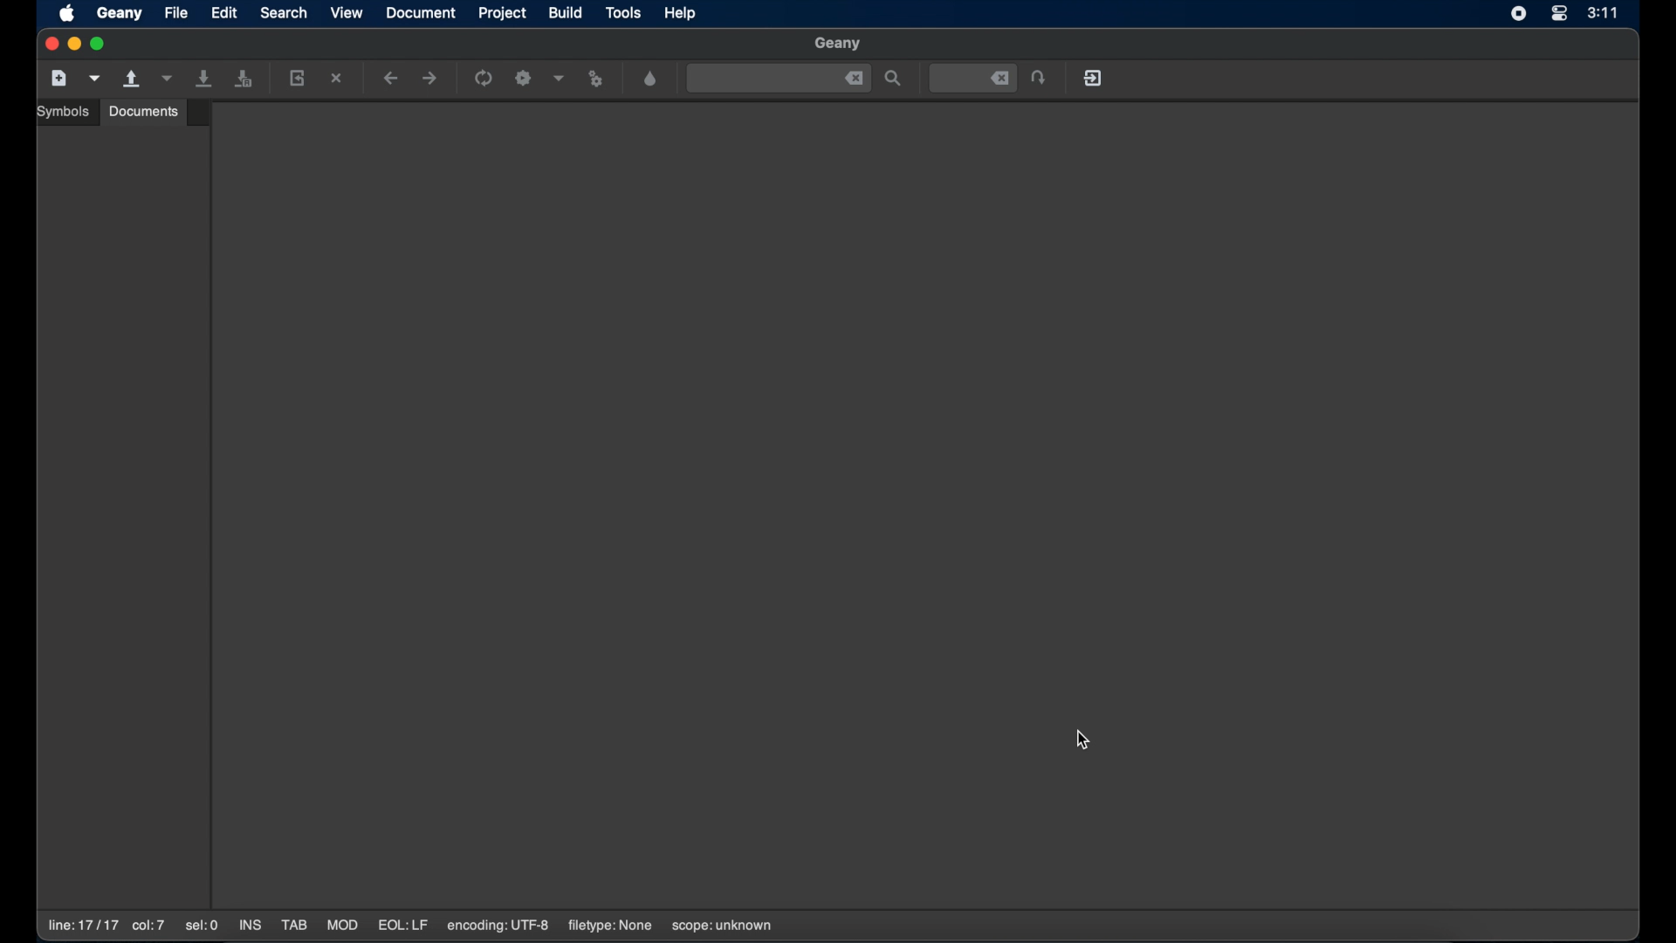 This screenshot has width=1676, height=943. Describe the element at coordinates (95, 79) in the screenshot. I see `create a new file from template` at that location.